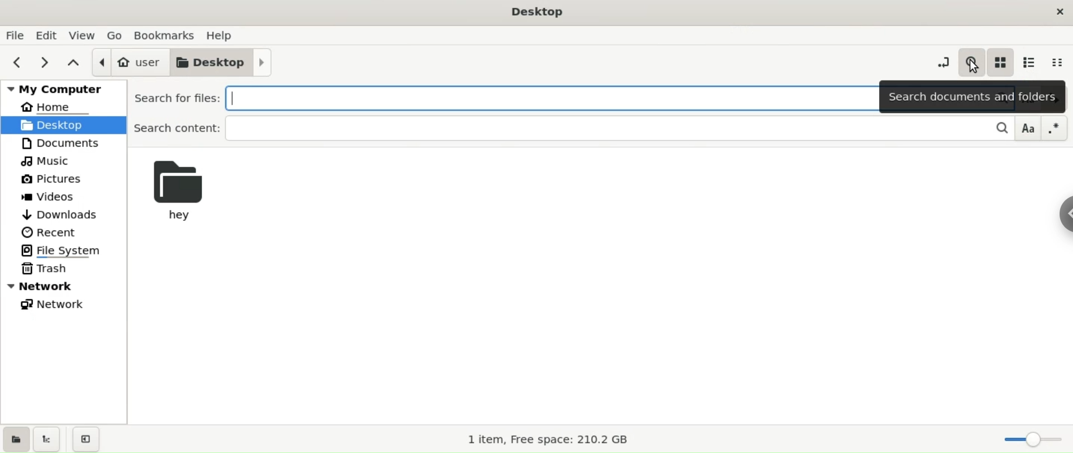 The width and height of the screenshot is (1073, 453). Describe the element at coordinates (16, 438) in the screenshot. I see `show places` at that location.